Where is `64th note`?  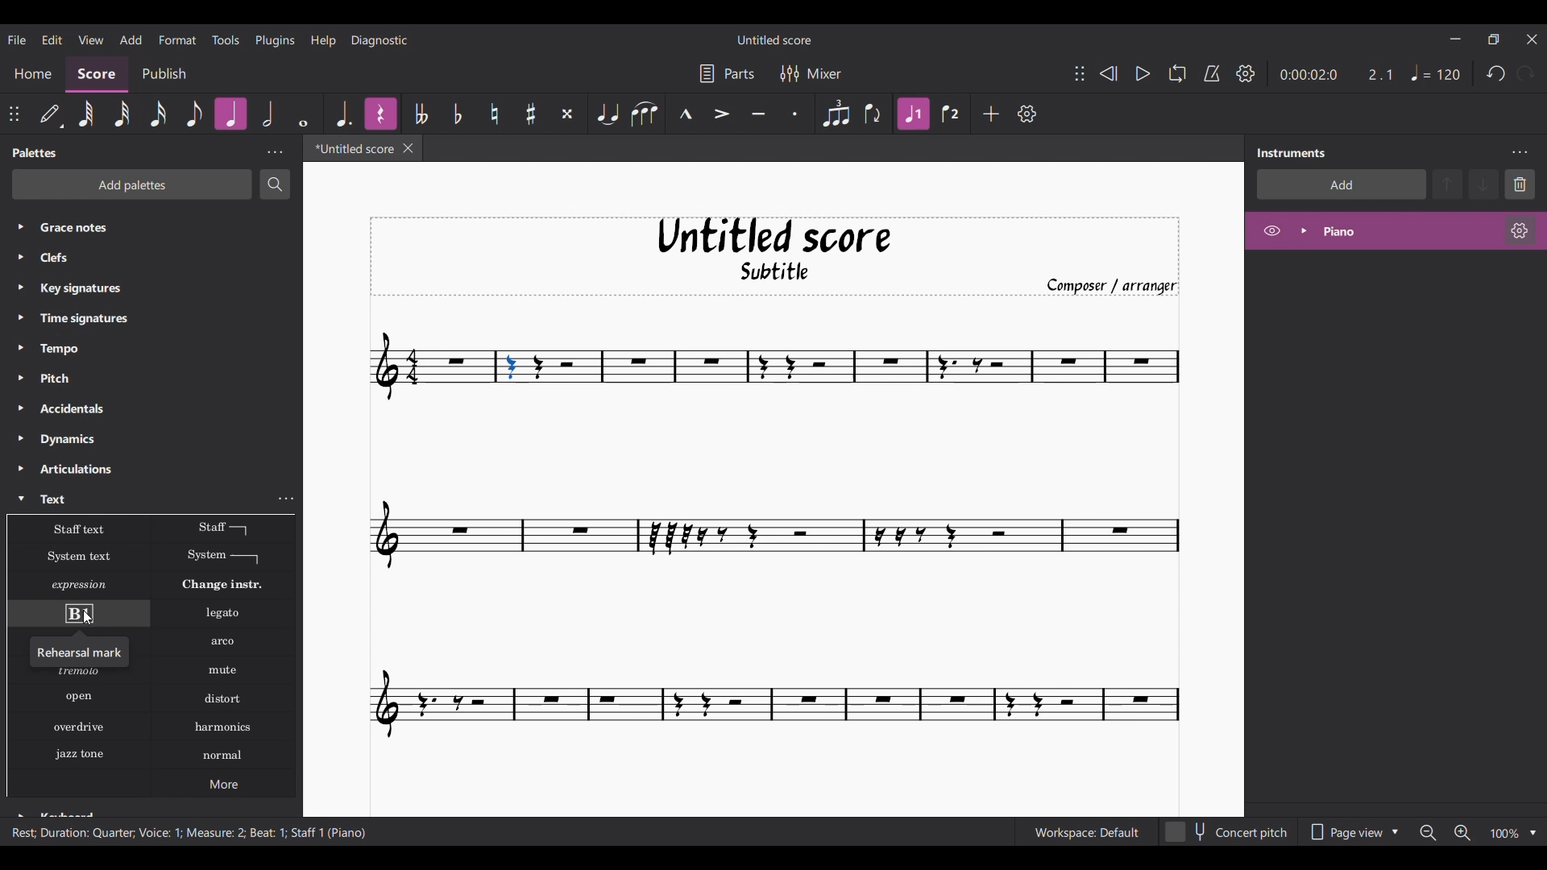 64th note is located at coordinates (87, 114).